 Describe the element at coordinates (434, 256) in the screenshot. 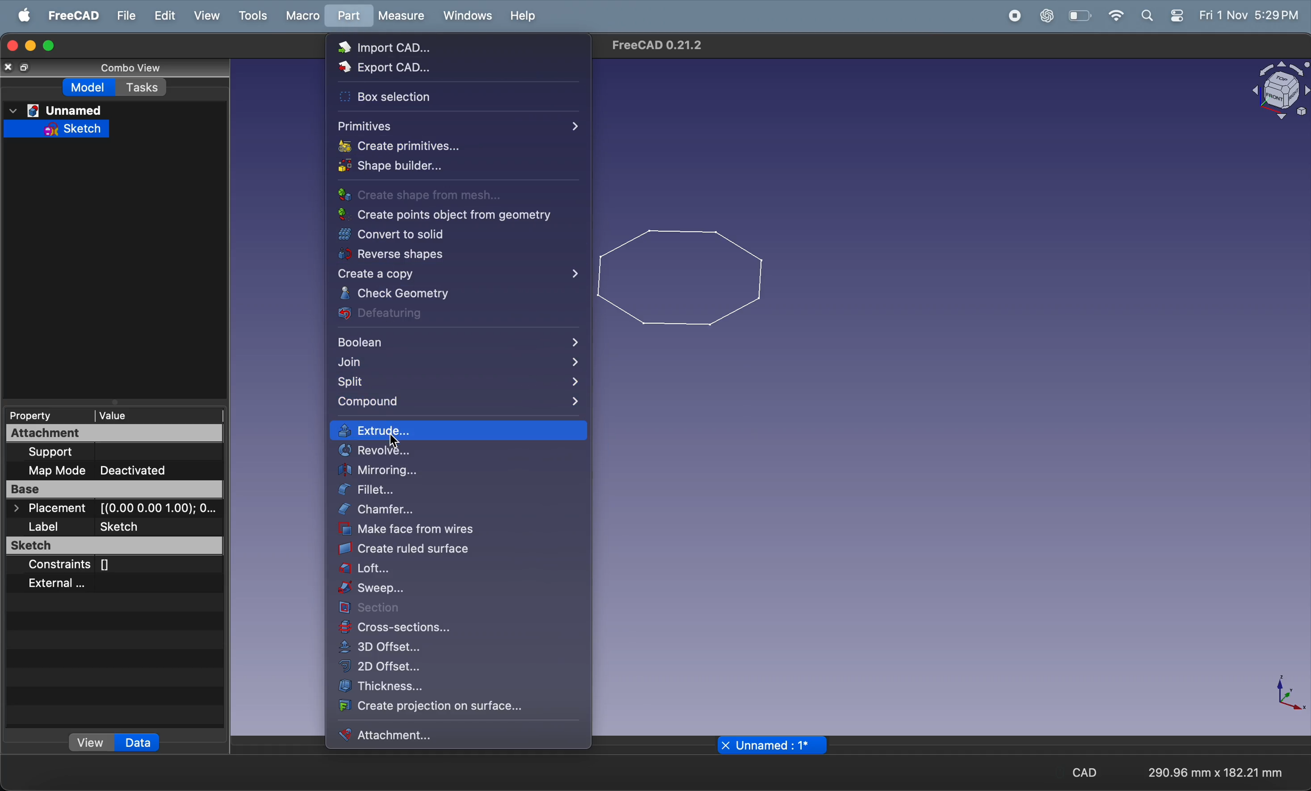

I see `reverse shapes` at that location.